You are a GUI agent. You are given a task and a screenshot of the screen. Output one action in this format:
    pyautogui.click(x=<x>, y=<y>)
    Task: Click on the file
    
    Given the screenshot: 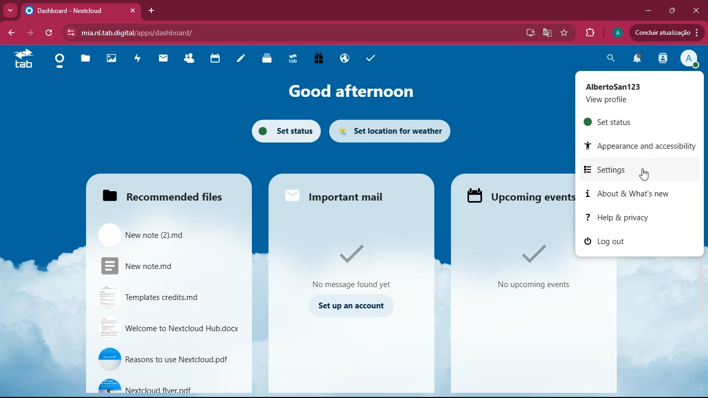 What is the action you would take?
    pyautogui.click(x=165, y=297)
    